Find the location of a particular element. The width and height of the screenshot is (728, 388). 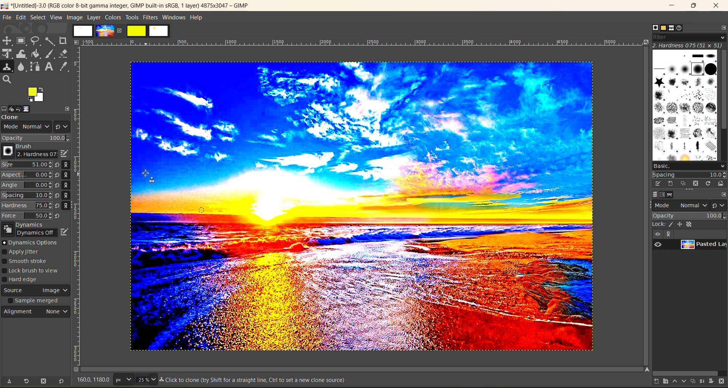

image is located at coordinates (105, 31).